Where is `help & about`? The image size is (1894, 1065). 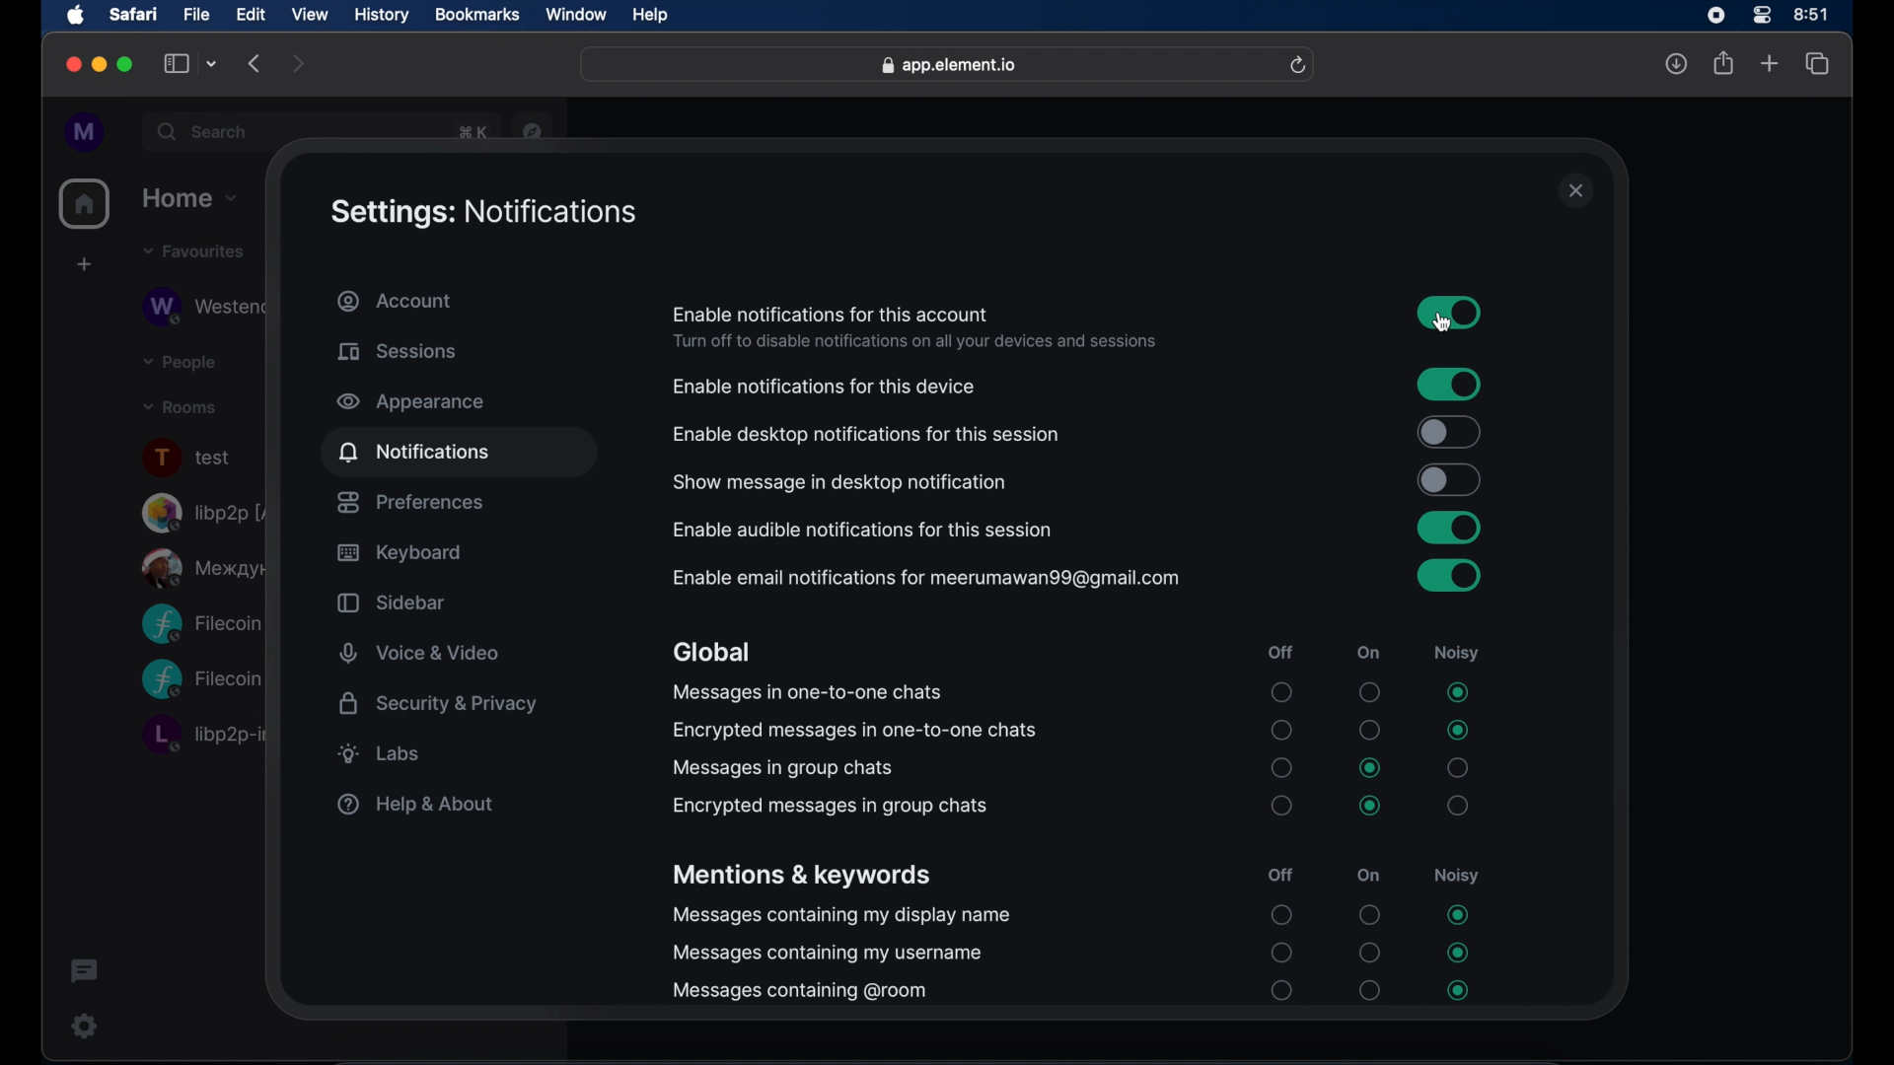 help & about is located at coordinates (410, 806).